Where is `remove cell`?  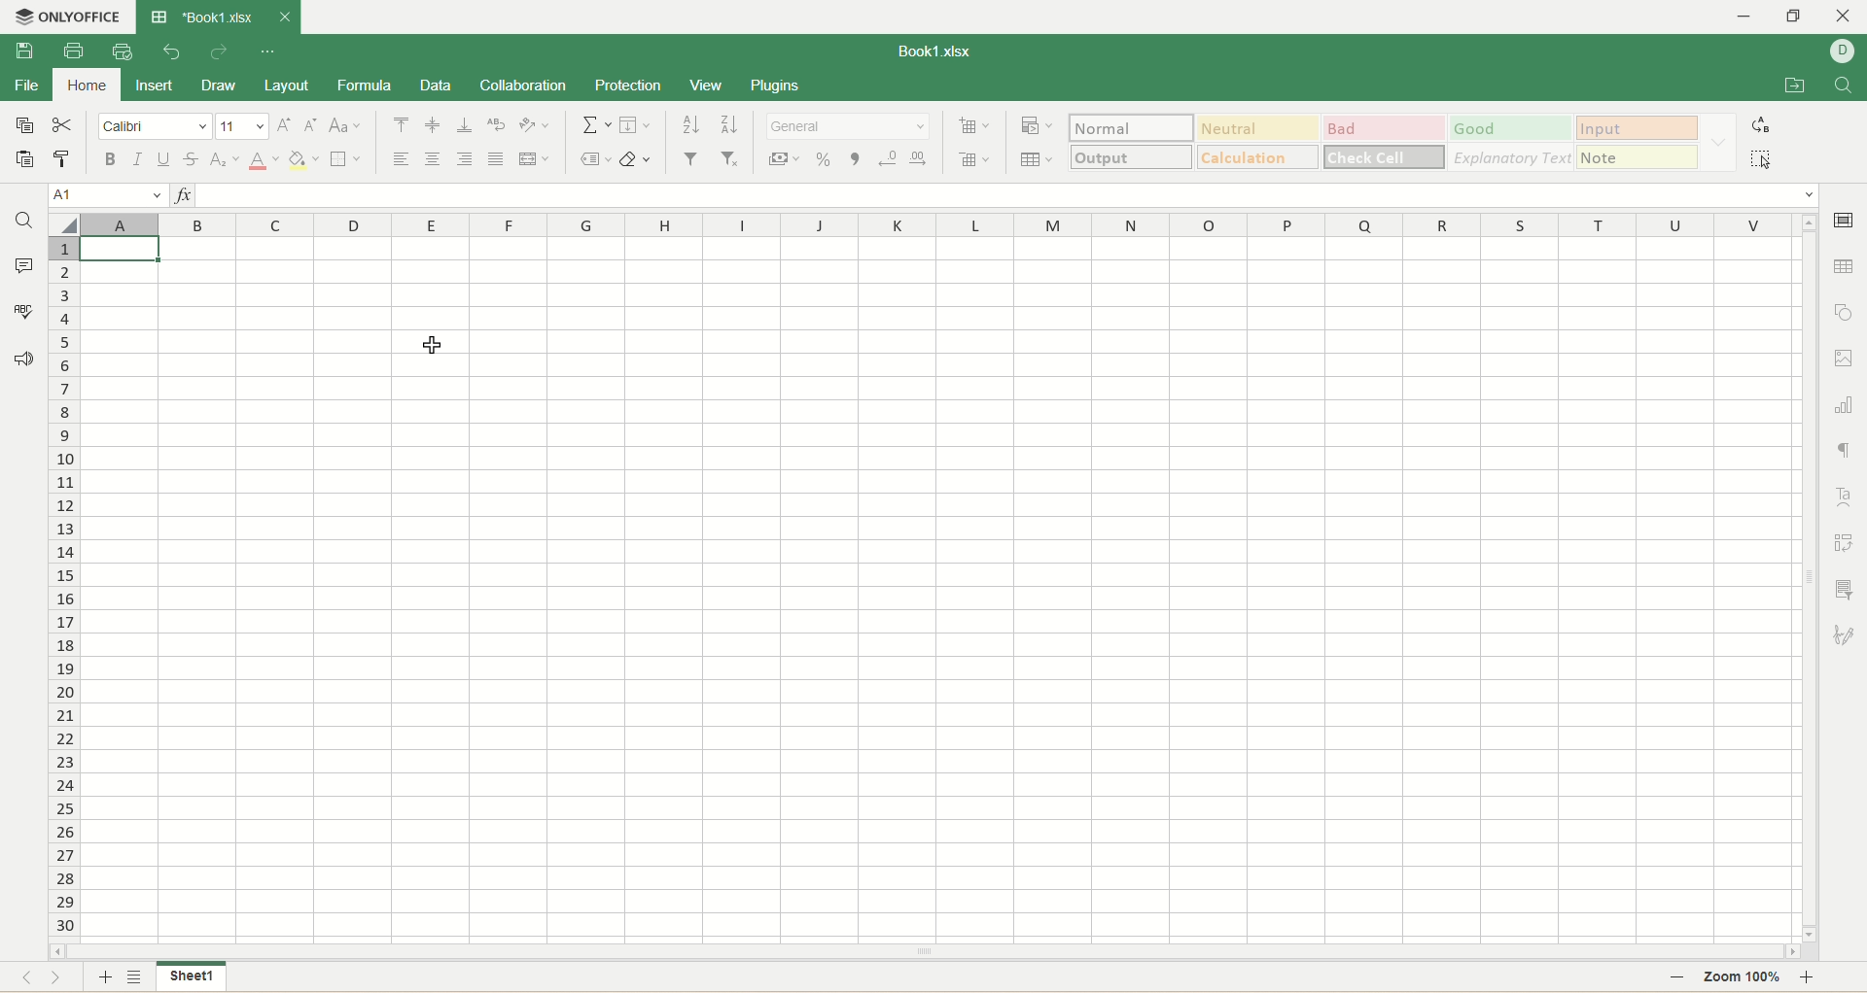 remove cell is located at coordinates (972, 158).